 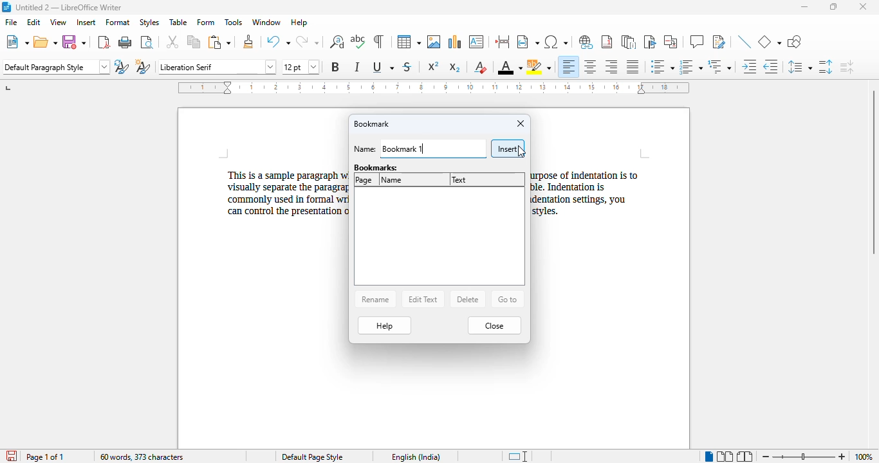 What do you see at coordinates (633, 67) in the screenshot?
I see `justified` at bounding box center [633, 67].